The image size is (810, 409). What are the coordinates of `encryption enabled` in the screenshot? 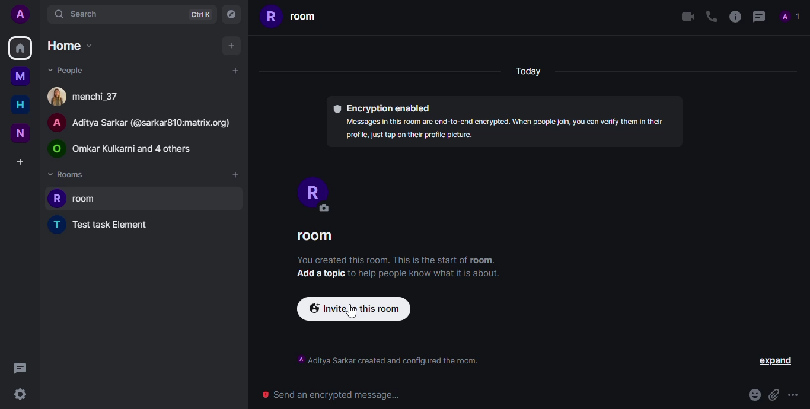 It's located at (383, 107).